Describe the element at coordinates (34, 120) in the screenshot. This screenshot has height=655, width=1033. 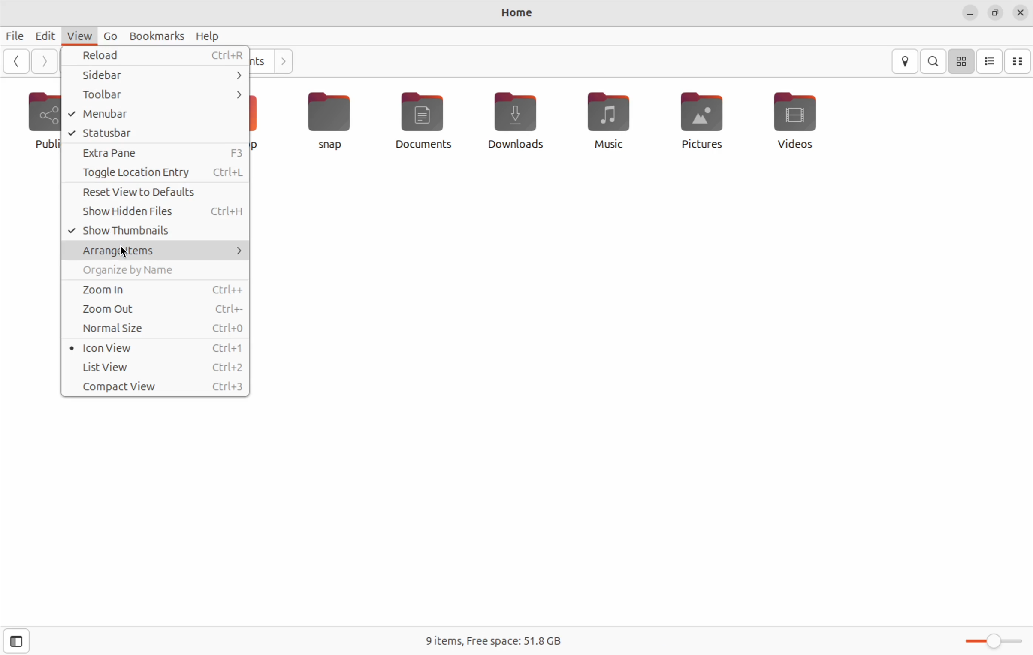
I see `public ` at that location.